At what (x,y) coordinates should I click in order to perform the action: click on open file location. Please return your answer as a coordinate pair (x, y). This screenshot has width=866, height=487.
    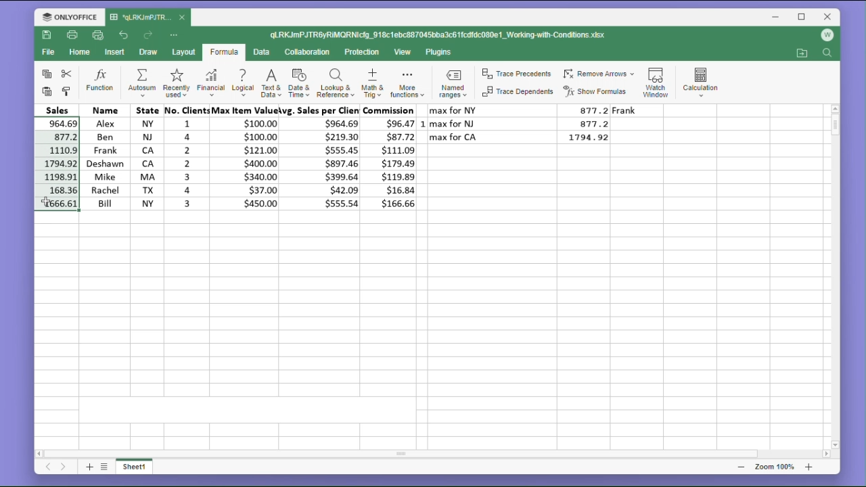
    Looking at the image, I should click on (802, 53).